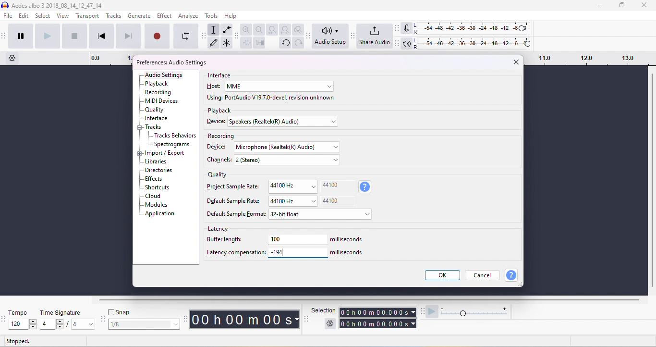 The width and height of the screenshot is (656, 347). Describe the element at coordinates (398, 44) in the screenshot. I see `Audacity playback meter toolbar` at that location.